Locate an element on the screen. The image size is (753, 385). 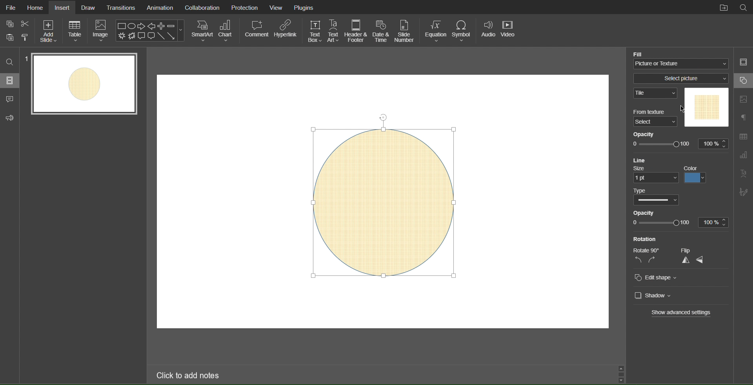
Comments is located at coordinates (10, 99).